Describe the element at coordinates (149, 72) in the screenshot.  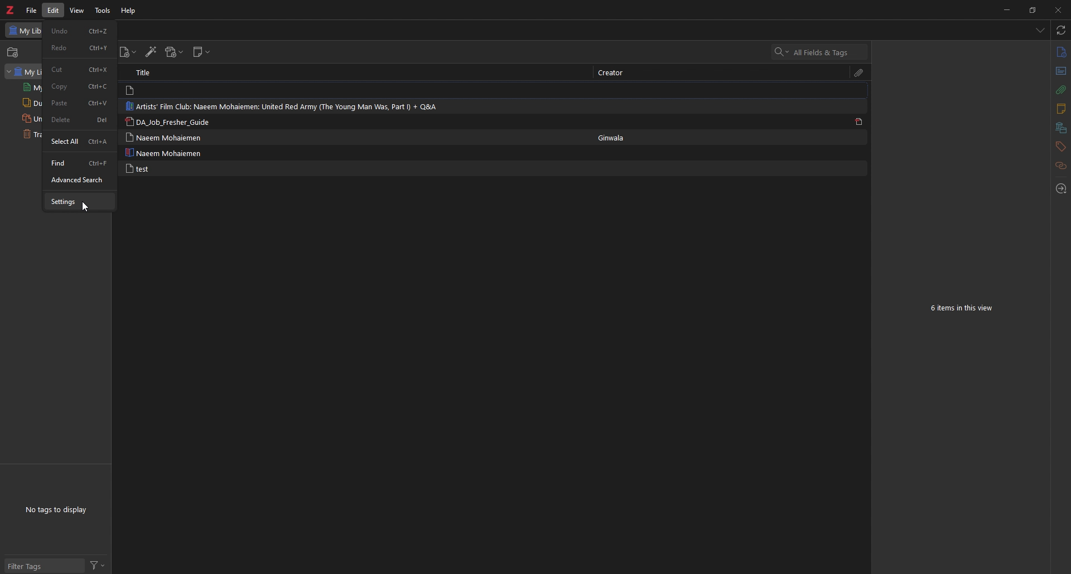
I see `title` at that location.